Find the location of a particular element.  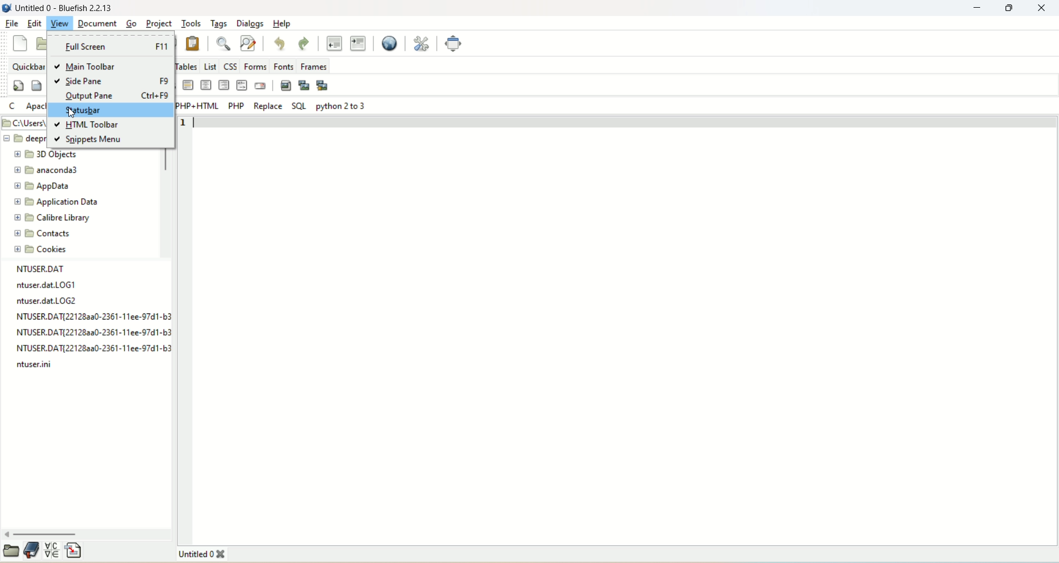

horizontal scroll bar is located at coordinates (87, 534).